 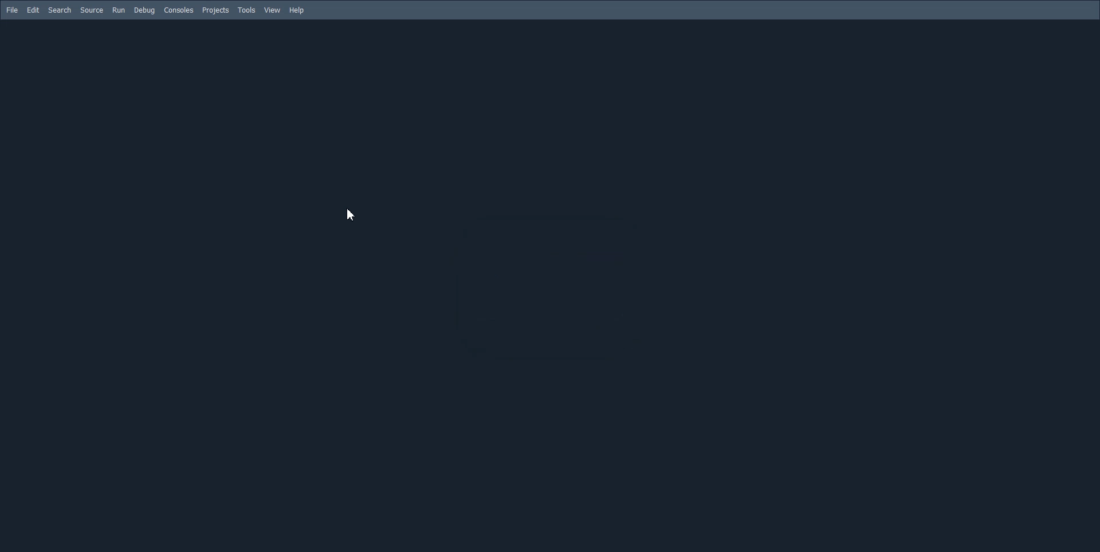 What do you see at coordinates (92, 10) in the screenshot?
I see `Source` at bounding box center [92, 10].